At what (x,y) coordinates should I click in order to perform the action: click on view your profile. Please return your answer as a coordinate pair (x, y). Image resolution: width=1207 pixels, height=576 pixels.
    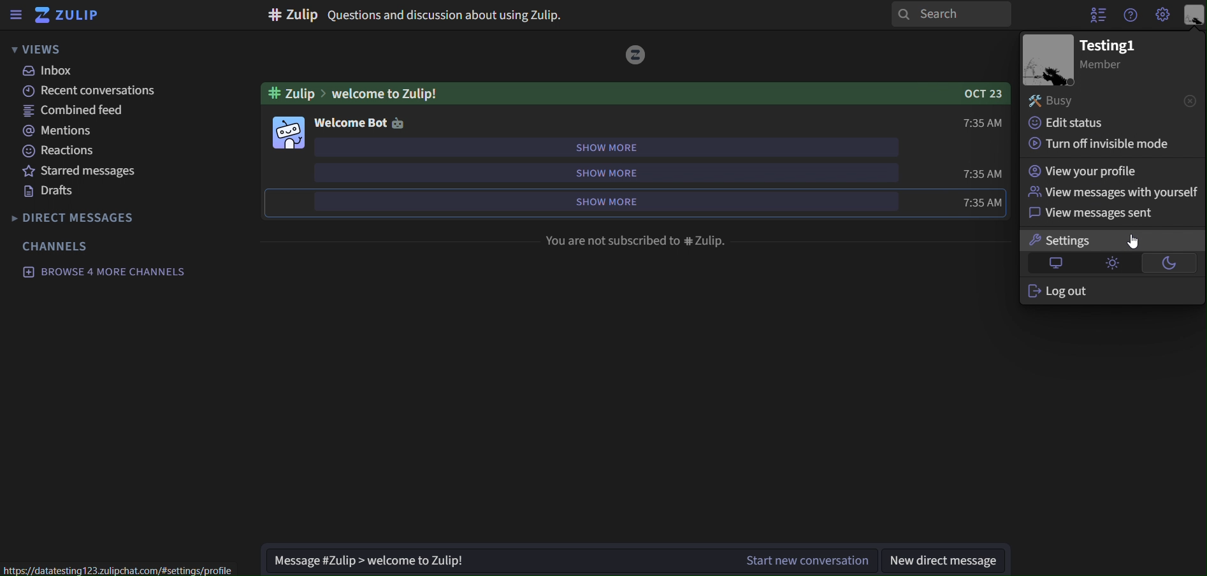
    Looking at the image, I should click on (1084, 171).